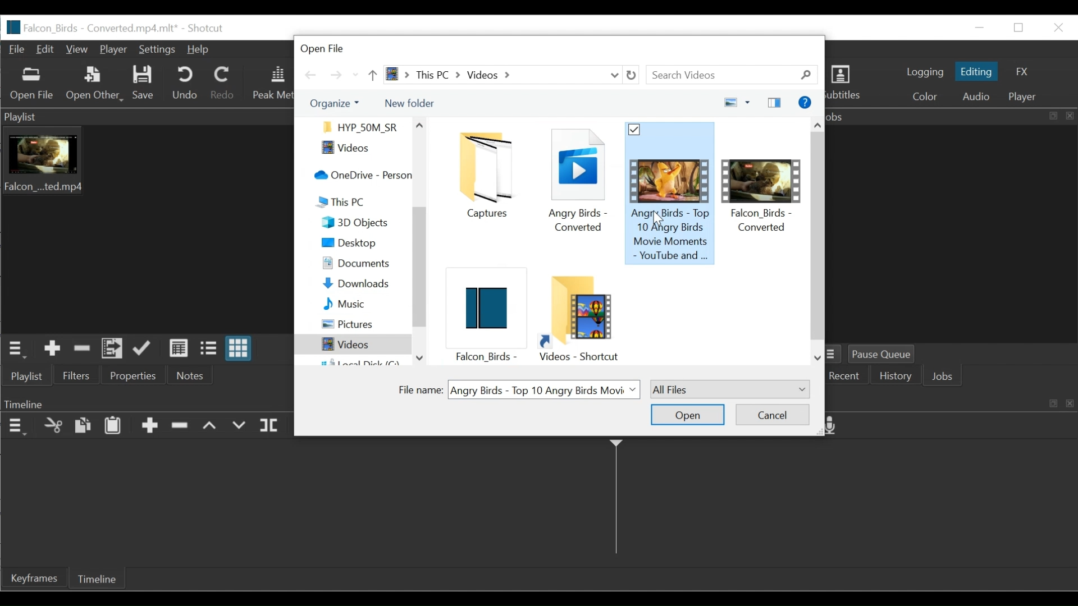 The image size is (1078, 606). Describe the element at coordinates (360, 176) in the screenshot. I see `OneDrive` at that location.